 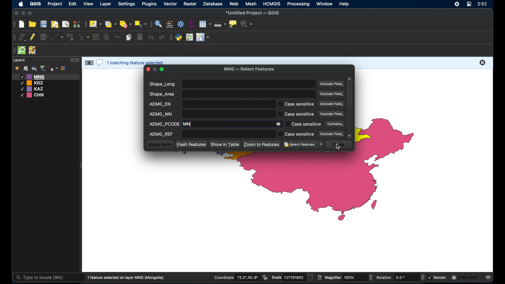 I want to click on style manager, so click(x=77, y=23).